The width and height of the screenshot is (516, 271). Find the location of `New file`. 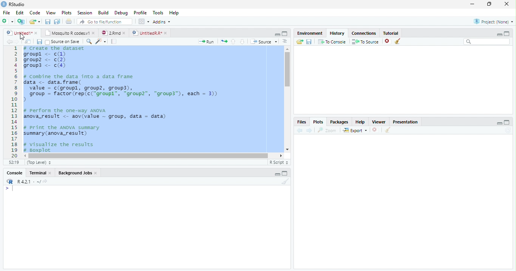

New file is located at coordinates (7, 21).